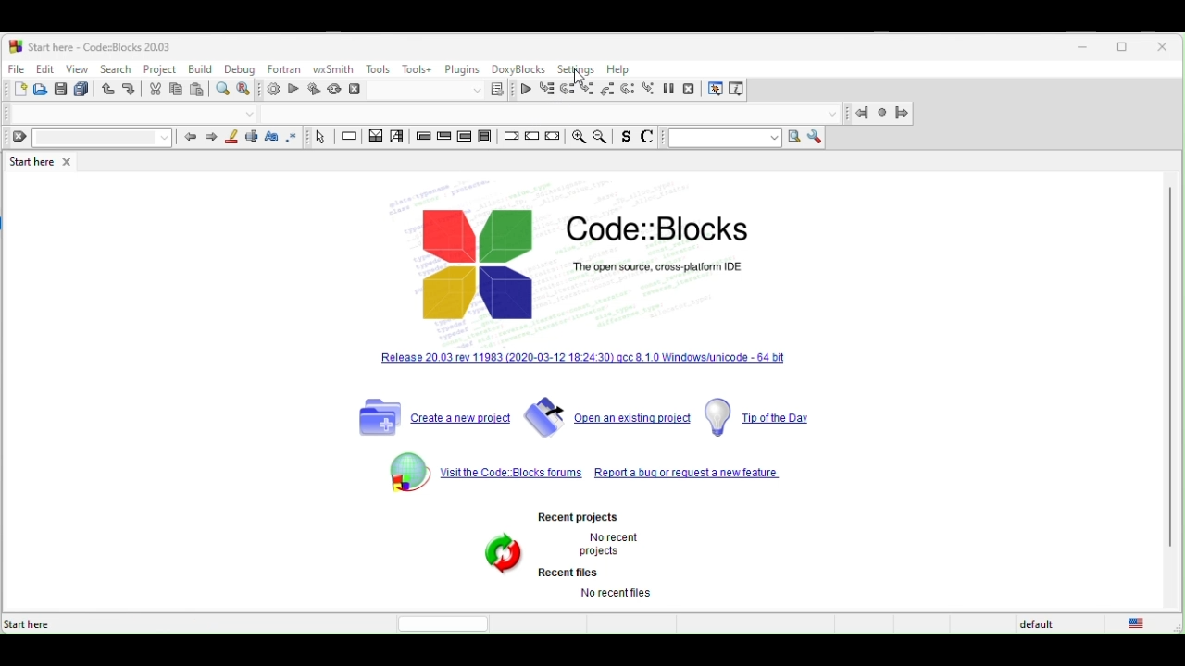  I want to click on decision, so click(376, 136).